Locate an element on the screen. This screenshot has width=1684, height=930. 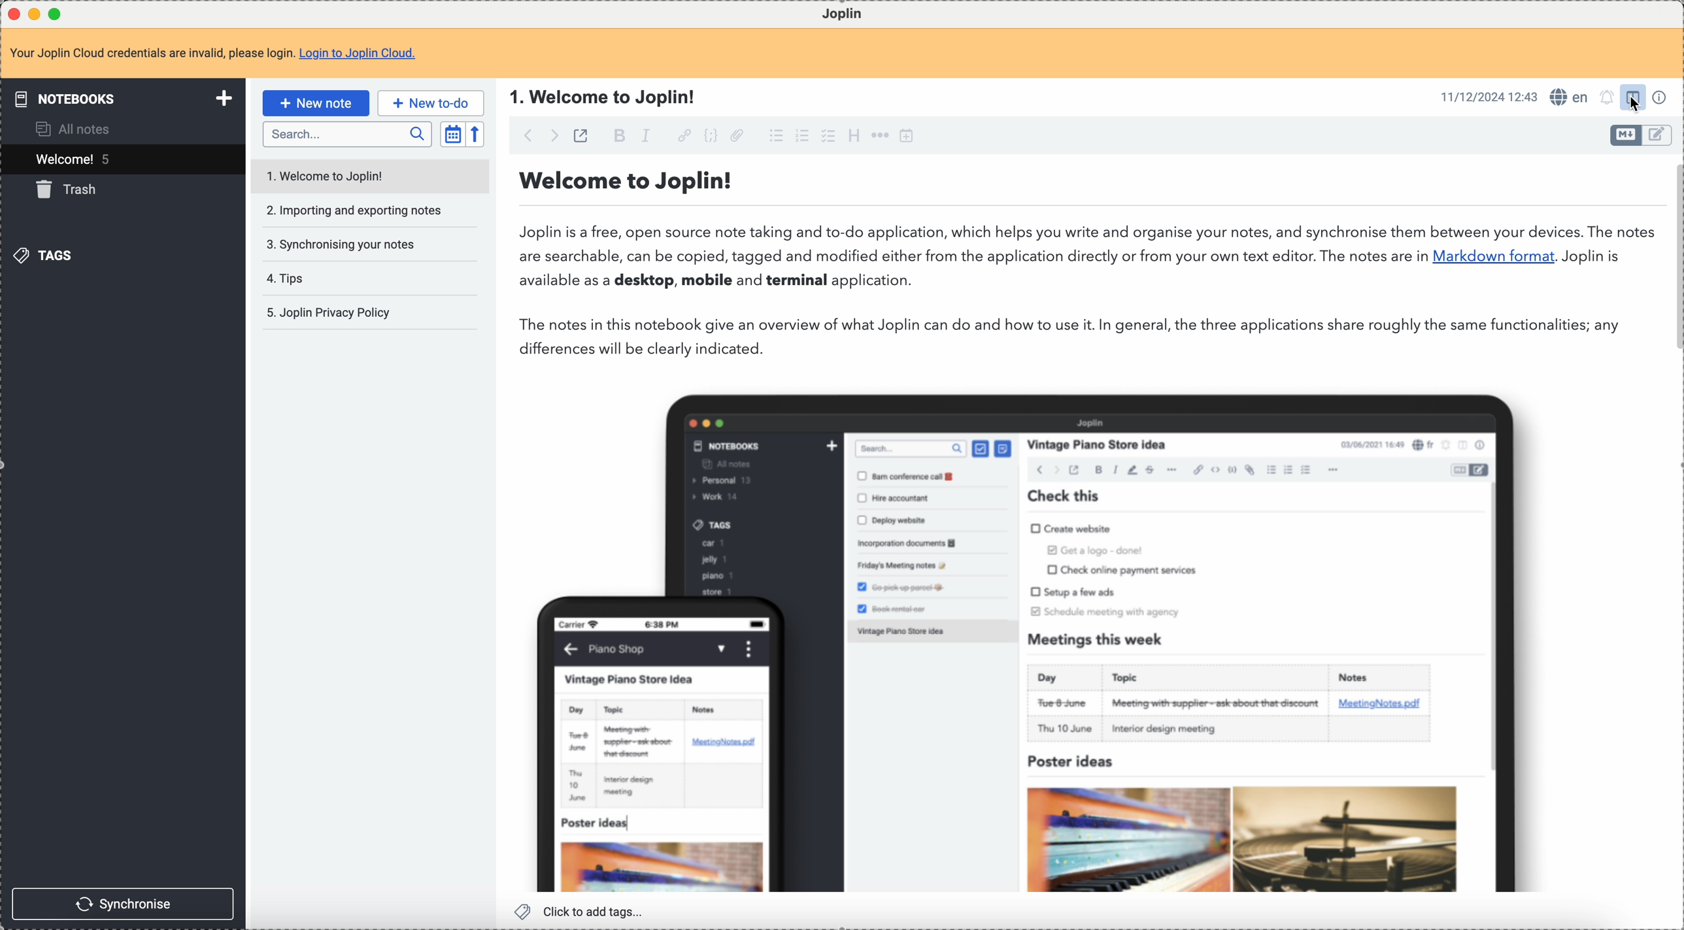
minimize is located at coordinates (35, 13).